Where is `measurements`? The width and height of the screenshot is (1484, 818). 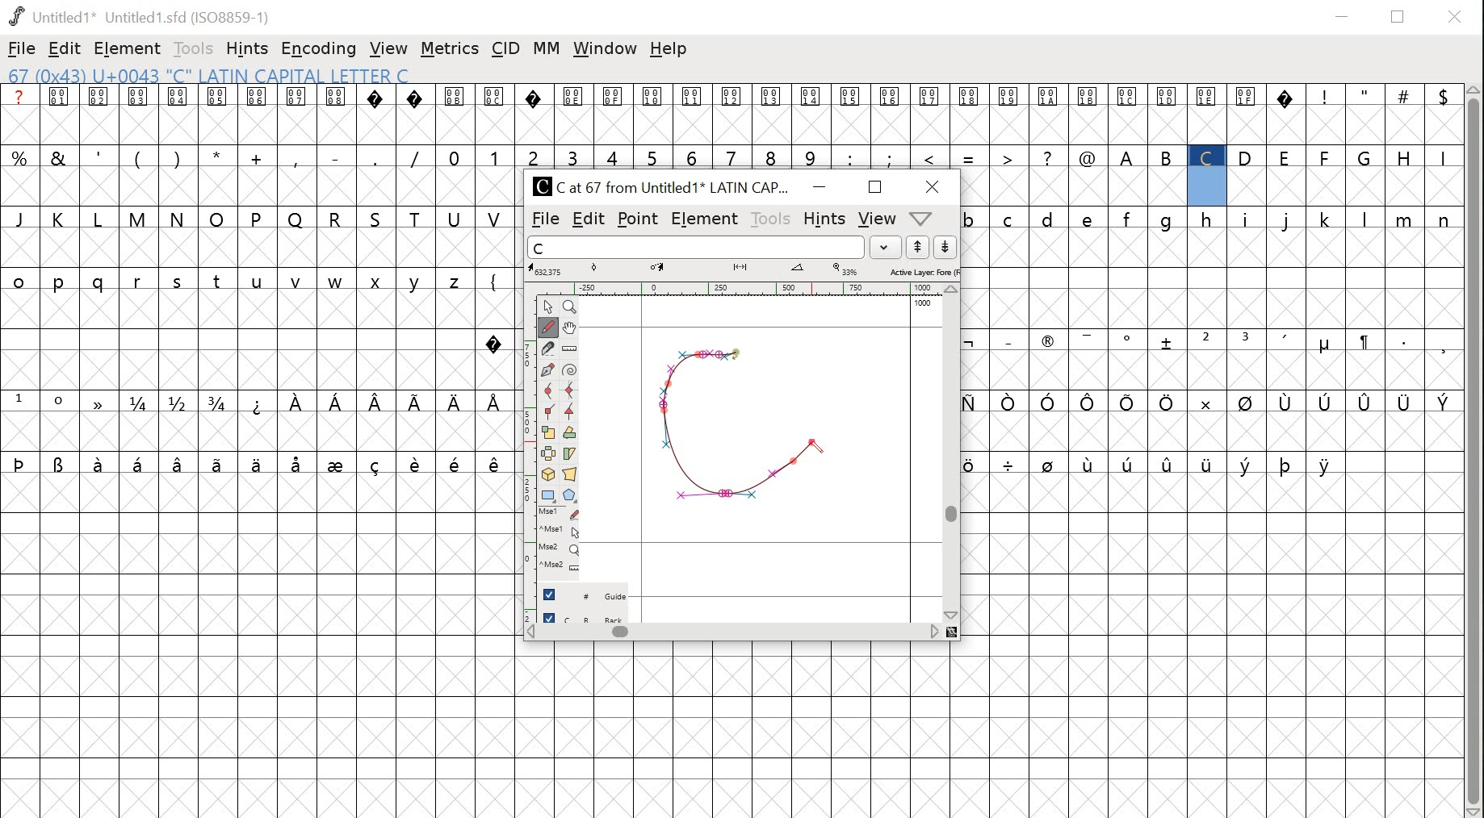
measurements is located at coordinates (746, 269).